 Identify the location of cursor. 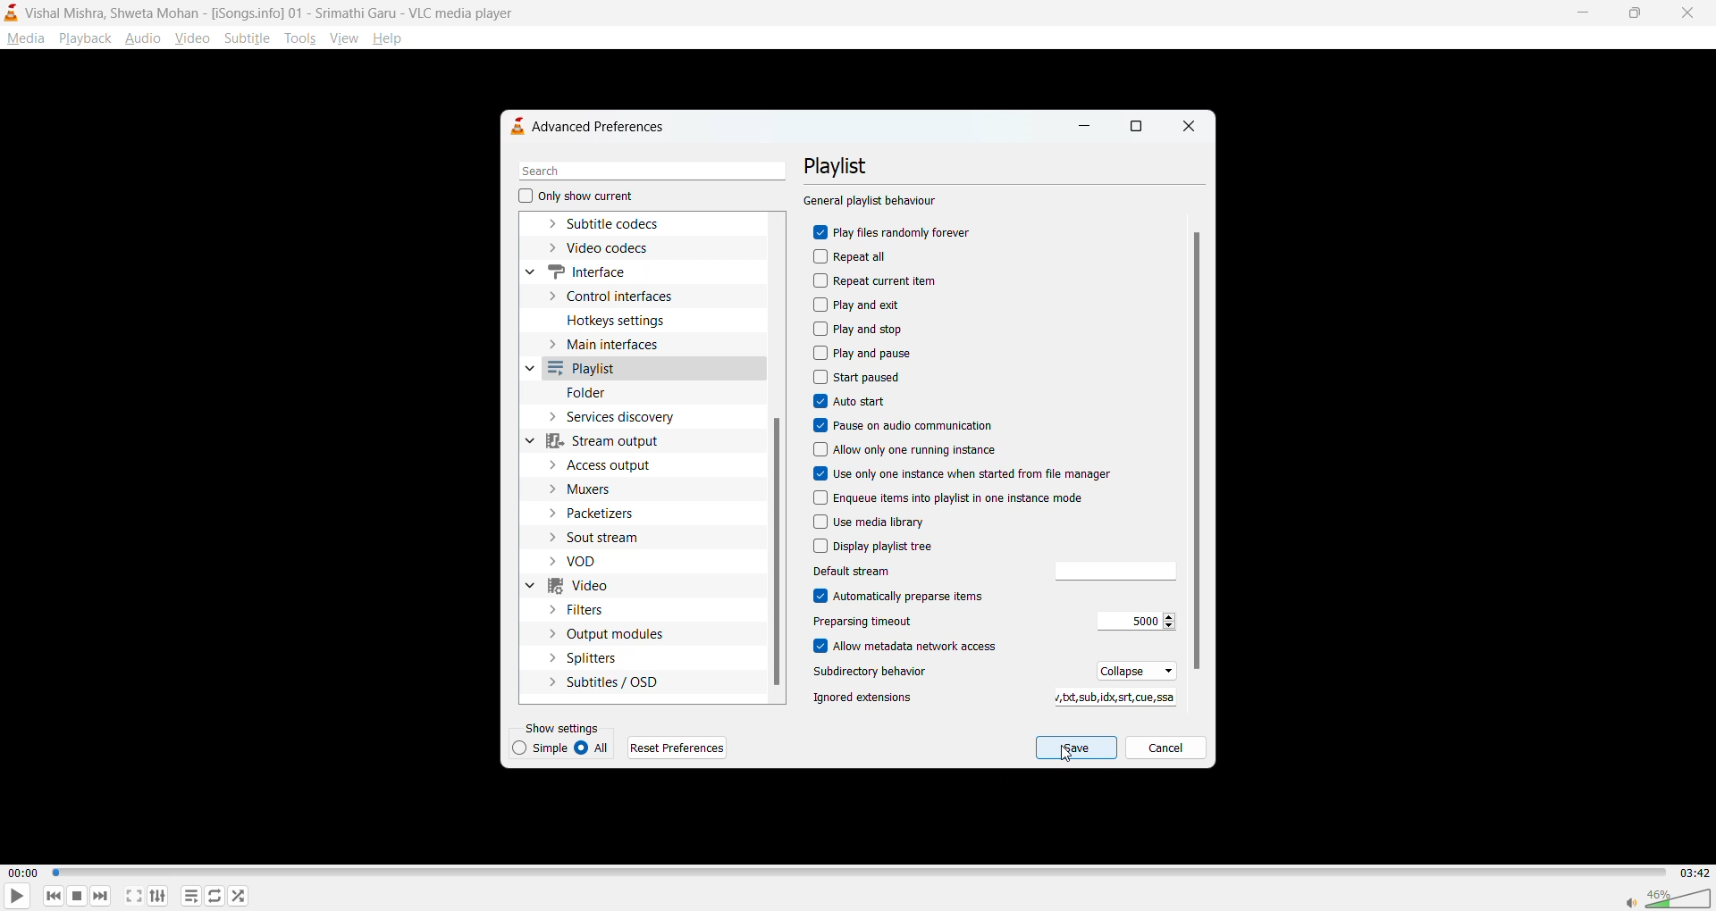
(1064, 758).